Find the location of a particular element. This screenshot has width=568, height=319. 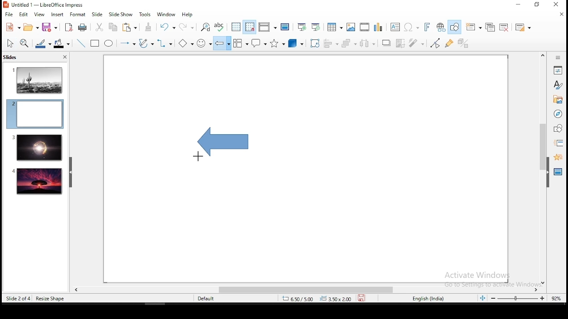

undo is located at coordinates (166, 27).